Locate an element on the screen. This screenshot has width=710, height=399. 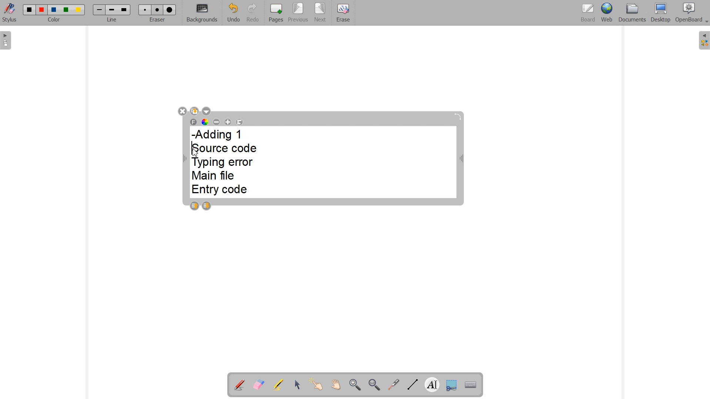
Erase is located at coordinates (343, 12).